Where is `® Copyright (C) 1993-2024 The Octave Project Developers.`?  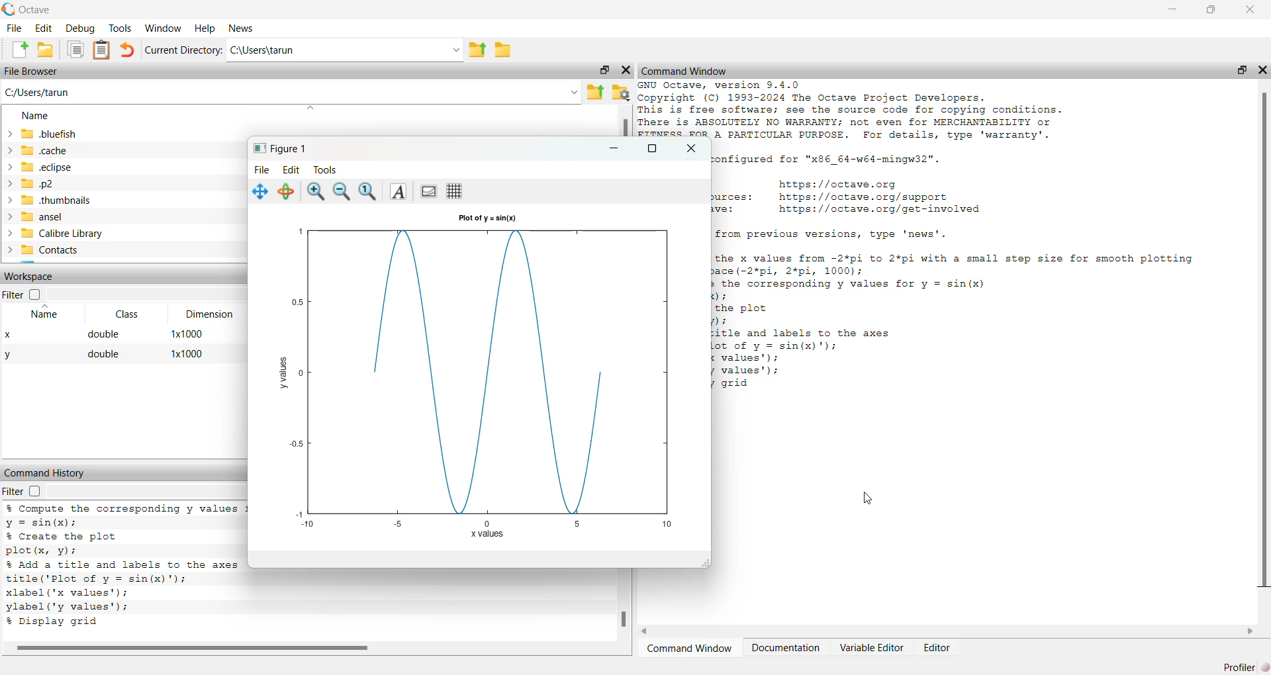
® Copyright (C) 1993-2024 The Octave Project Developers. is located at coordinates (818, 97).